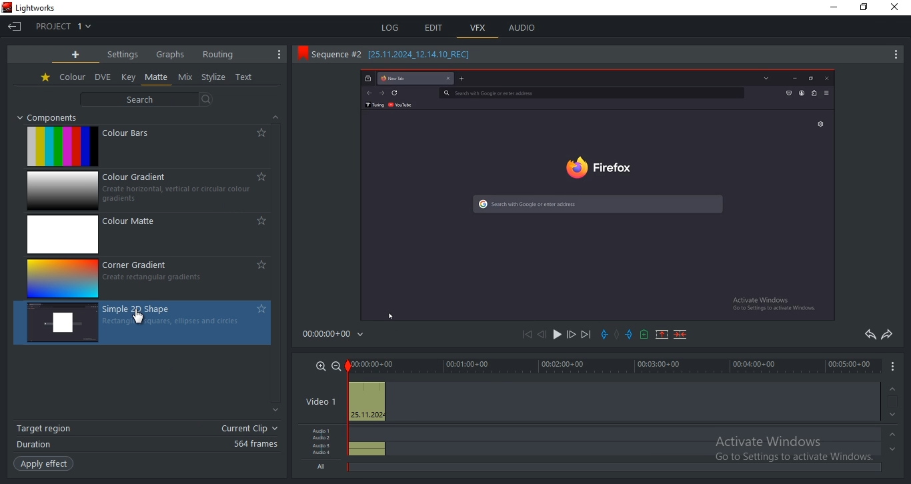 The width and height of the screenshot is (911, 484). Describe the element at coordinates (435, 27) in the screenshot. I see `edit` at that location.